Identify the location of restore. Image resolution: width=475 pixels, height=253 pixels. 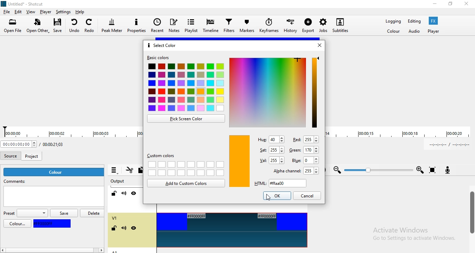
(450, 5).